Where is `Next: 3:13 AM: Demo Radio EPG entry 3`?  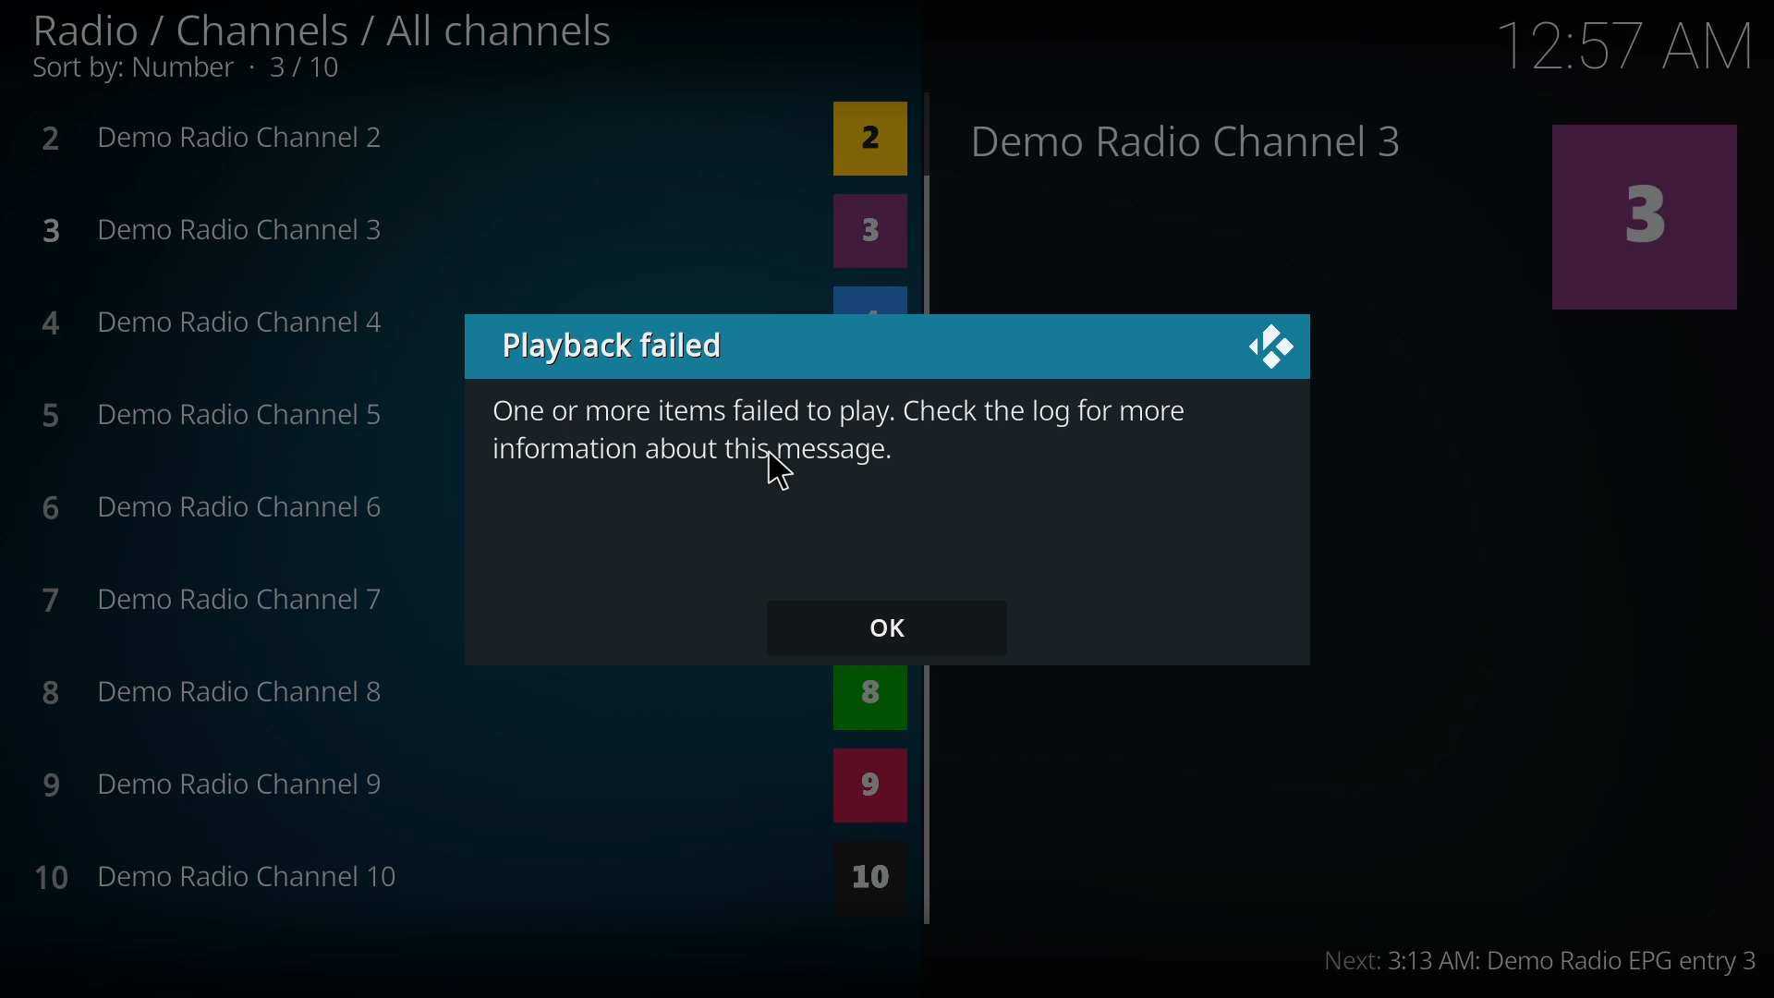
Next: 3:13 AM: Demo Radio EPG entry 3 is located at coordinates (1490, 960).